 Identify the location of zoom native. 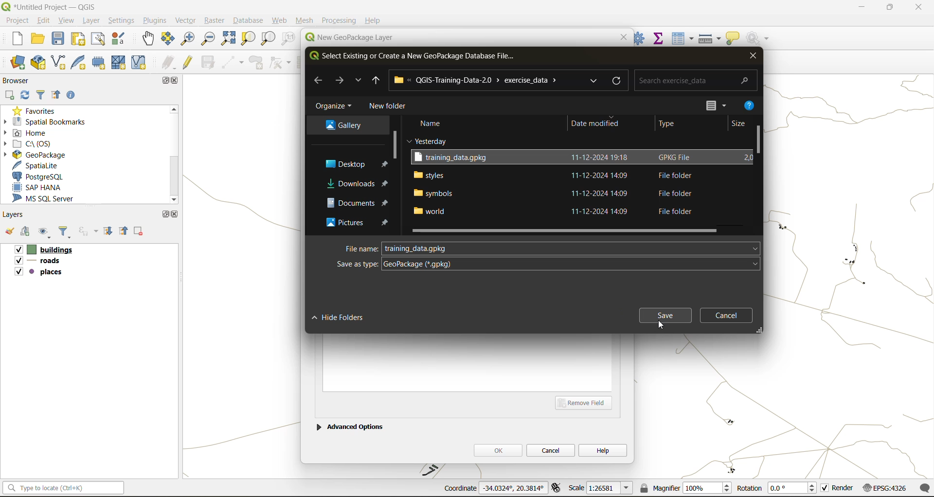
(288, 40).